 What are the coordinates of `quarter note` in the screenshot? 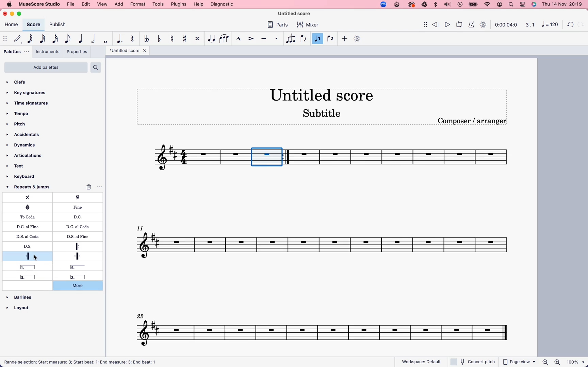 It's located at (81, 38).